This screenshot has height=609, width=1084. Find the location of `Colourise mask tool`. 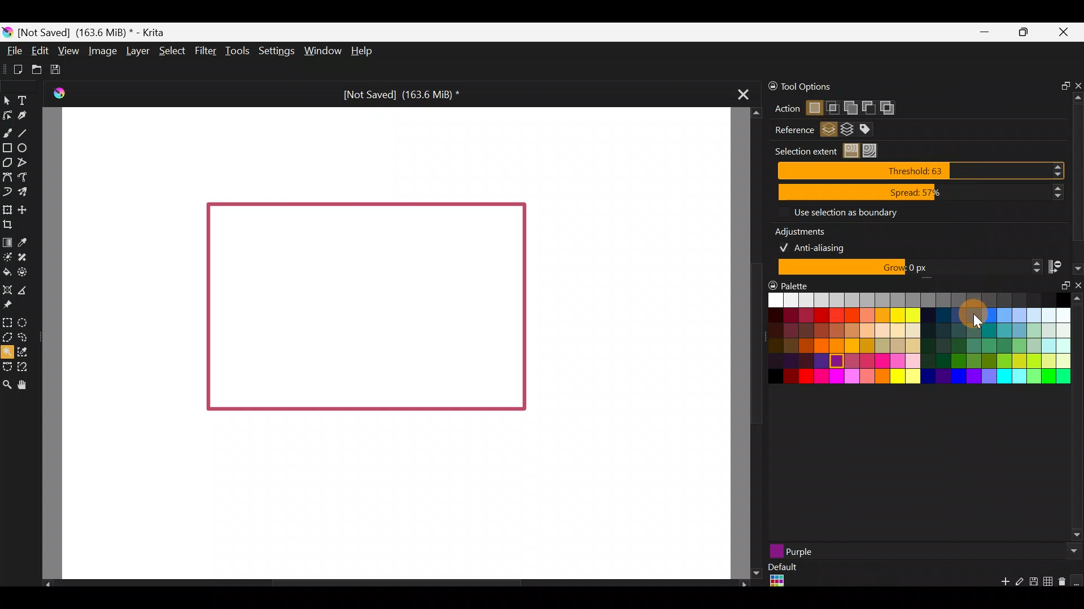

Colourise mask tool is located at coordinates (7, 258).